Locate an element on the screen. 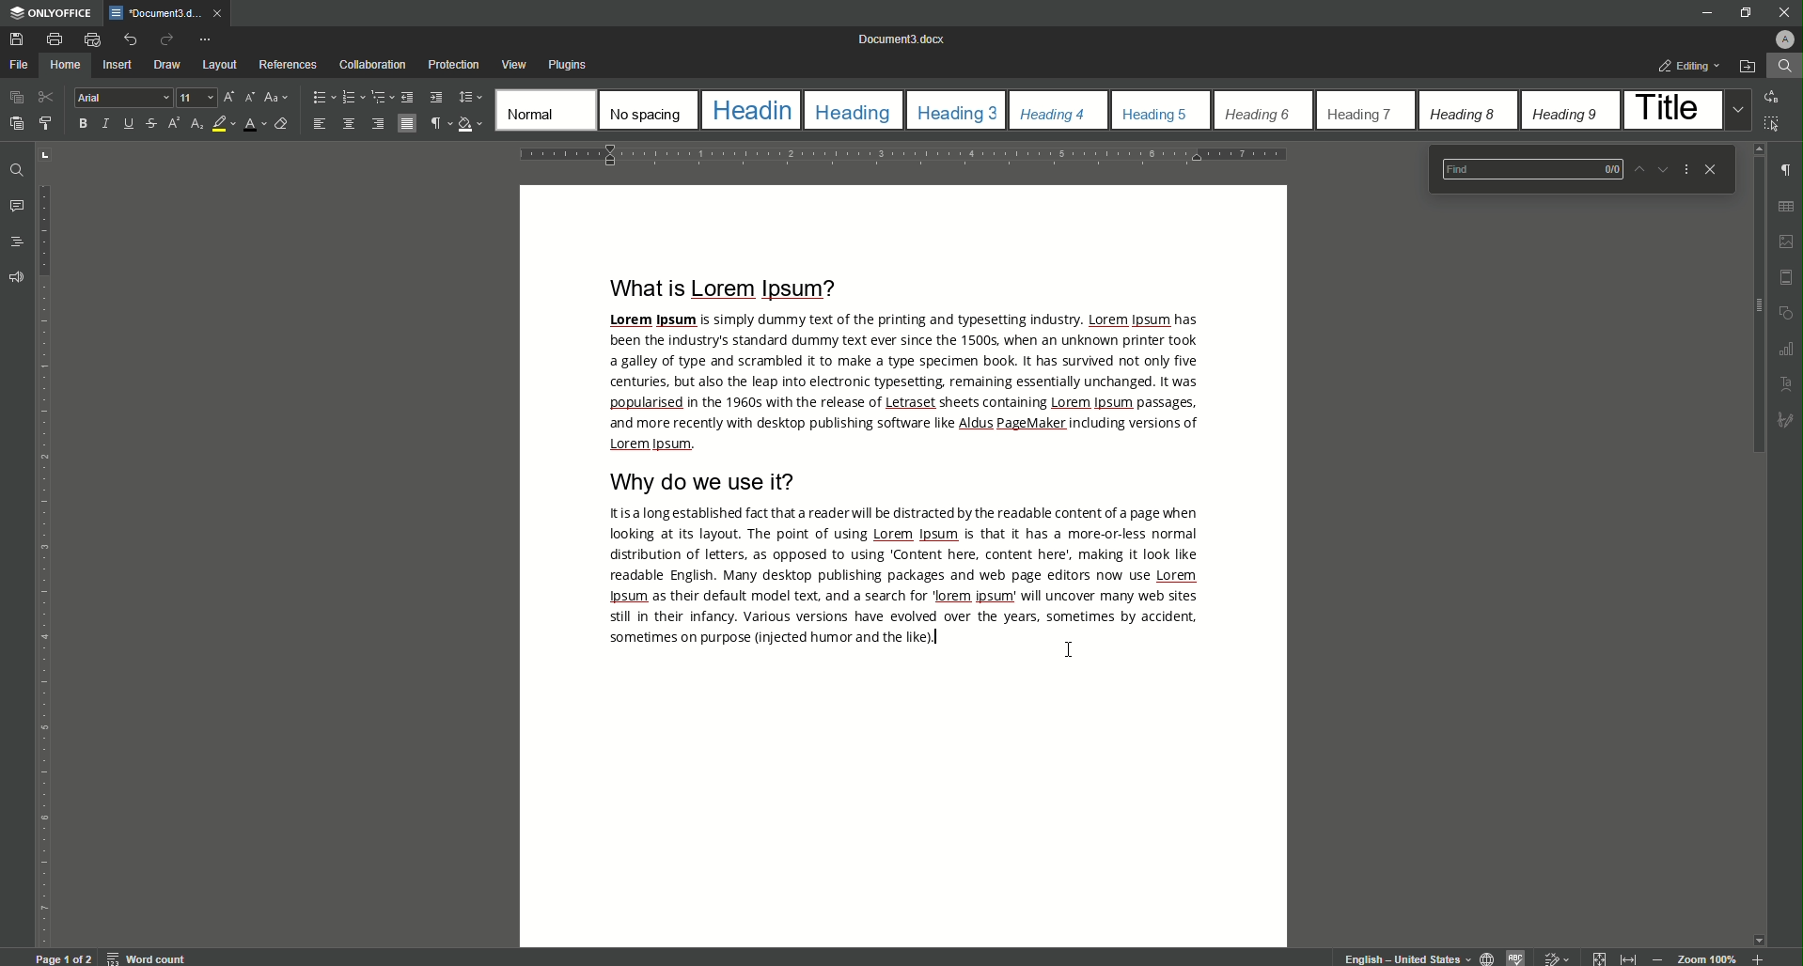 This screenshot has height=966, width=1803. Text is located at coordinates (909, 576).